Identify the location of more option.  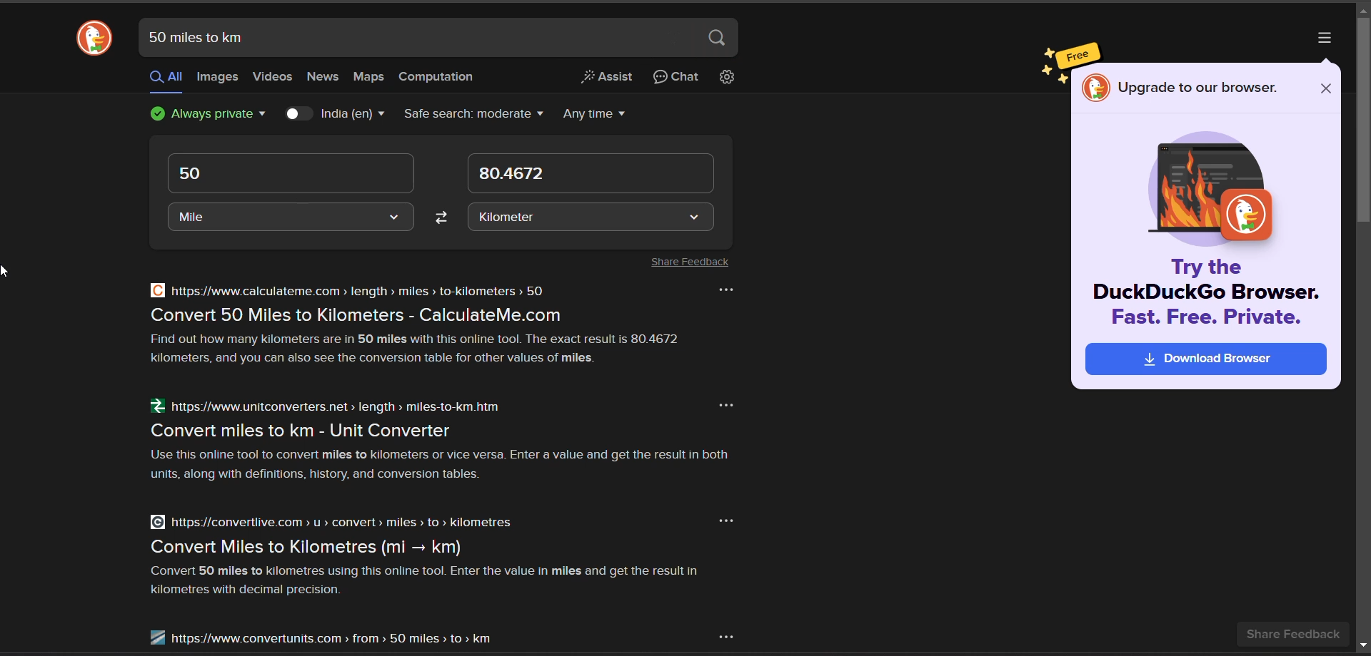
(726, 403).